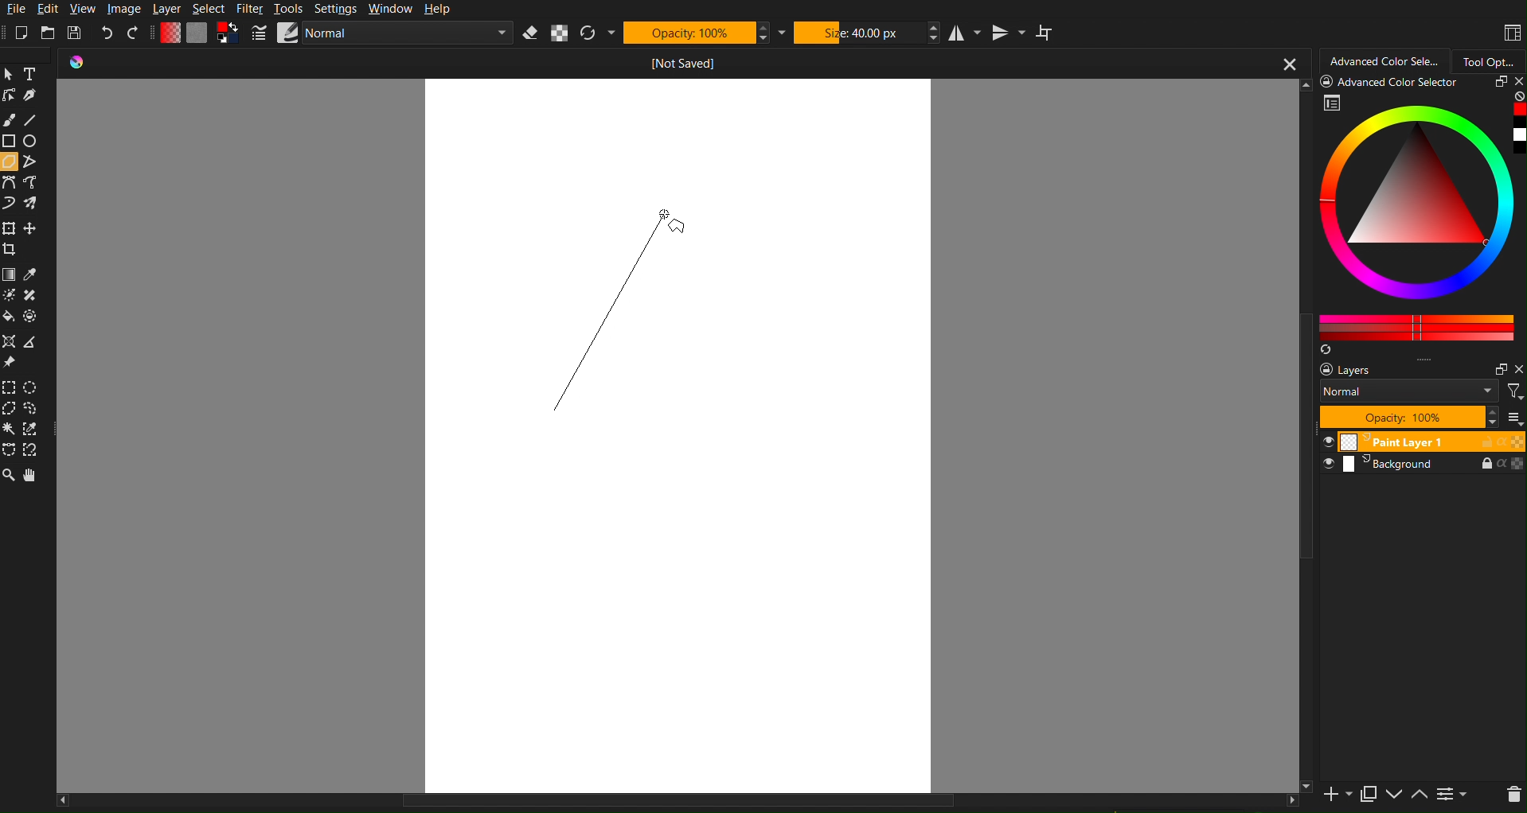  I want to click on Edit, so click(48, 9).